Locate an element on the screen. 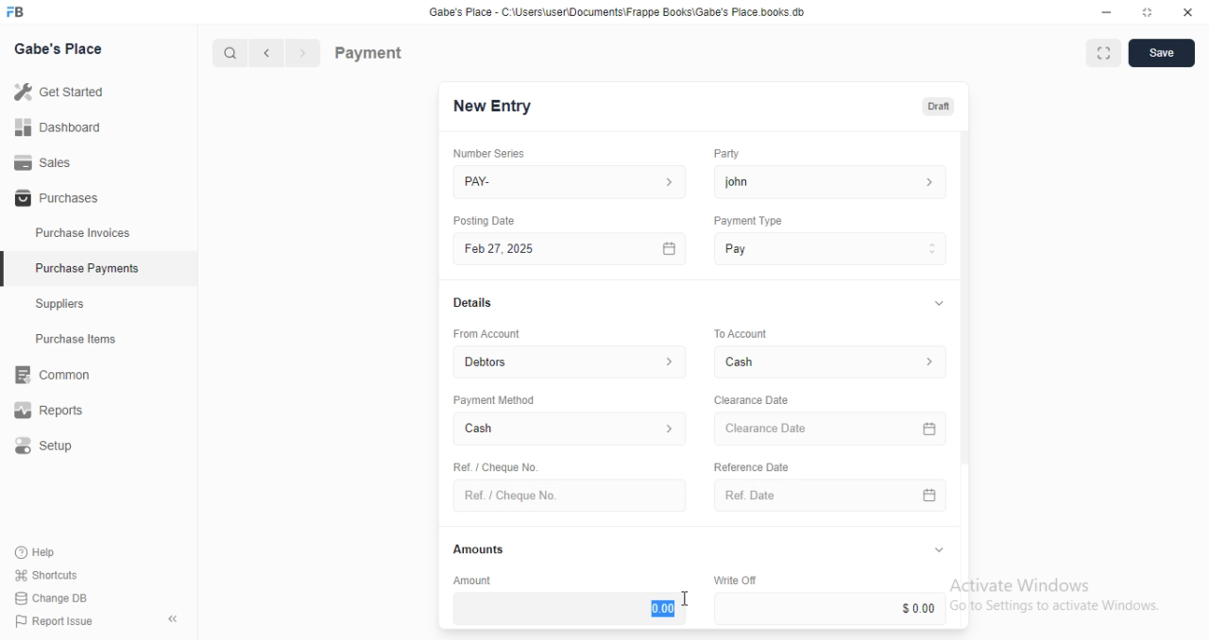 The image size is (1209, 640). Help is located at coordinates (38, 553).